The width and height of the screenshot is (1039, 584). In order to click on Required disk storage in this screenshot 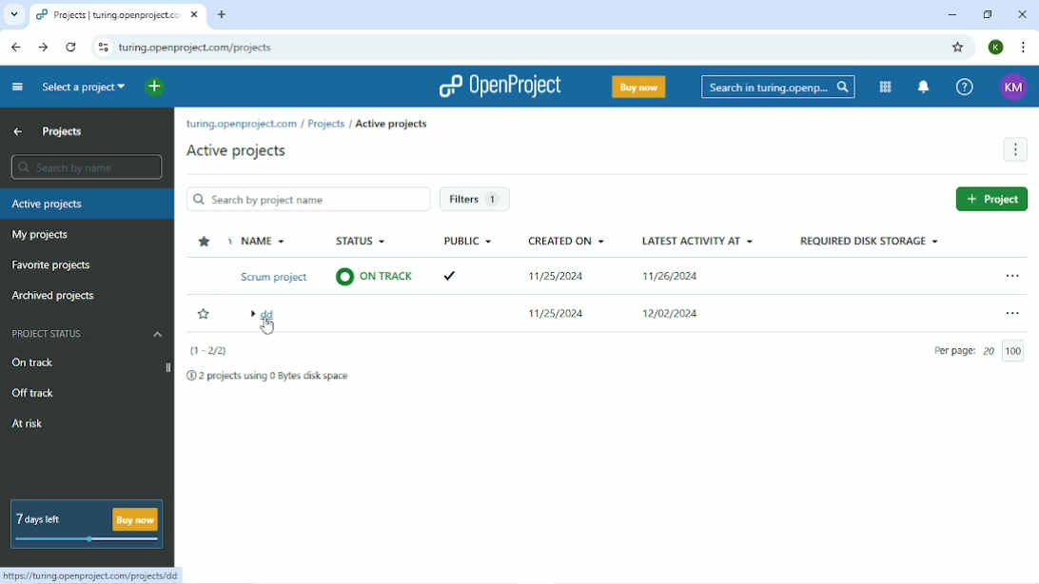, I will do `click(865, 242)`.